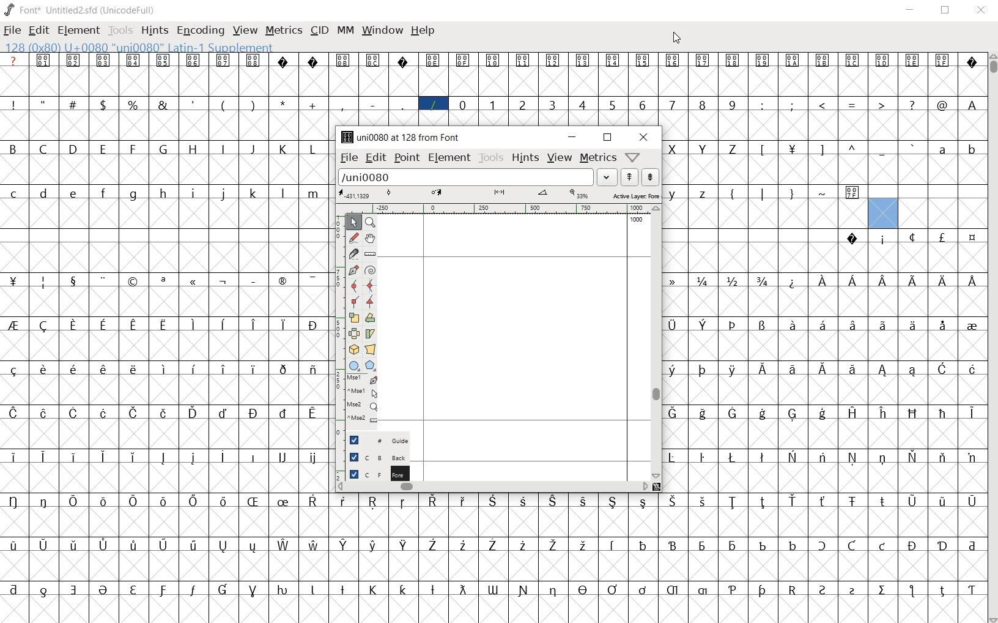 This screenshot has width=998, height=623. Describe the element at coordinates (821, 545) in the screenshot. I see `glyph` at that location.